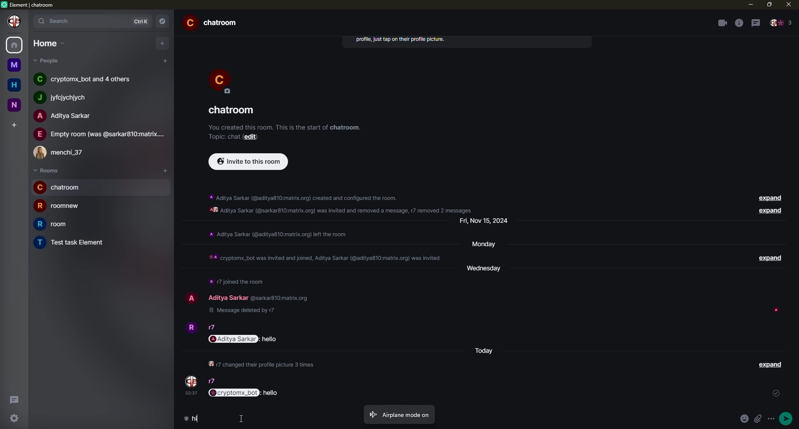  Describe the element at coordinates (213, 23) in the screenshot. I see `room` at that location.